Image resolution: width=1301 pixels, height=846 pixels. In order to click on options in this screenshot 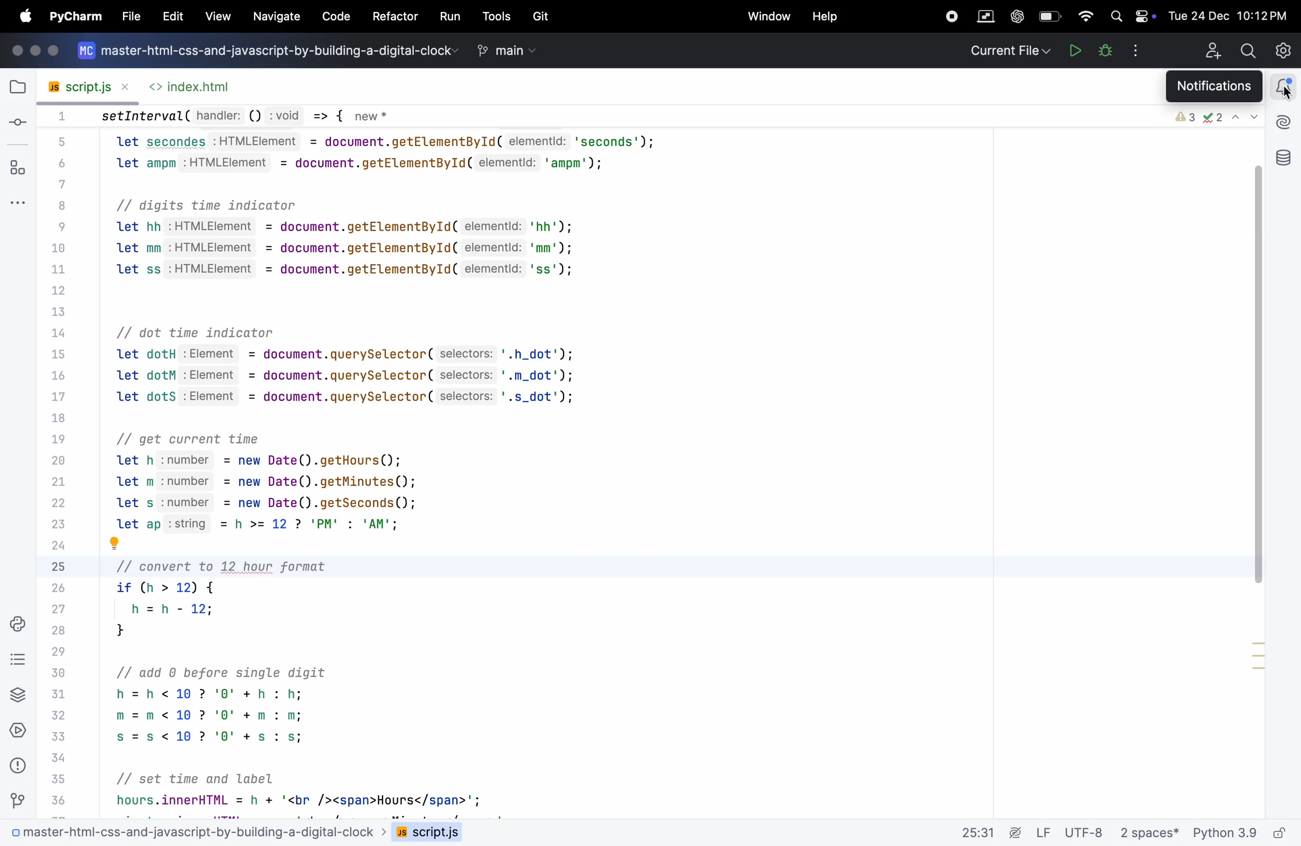, I will do `click(1135, 50)`.